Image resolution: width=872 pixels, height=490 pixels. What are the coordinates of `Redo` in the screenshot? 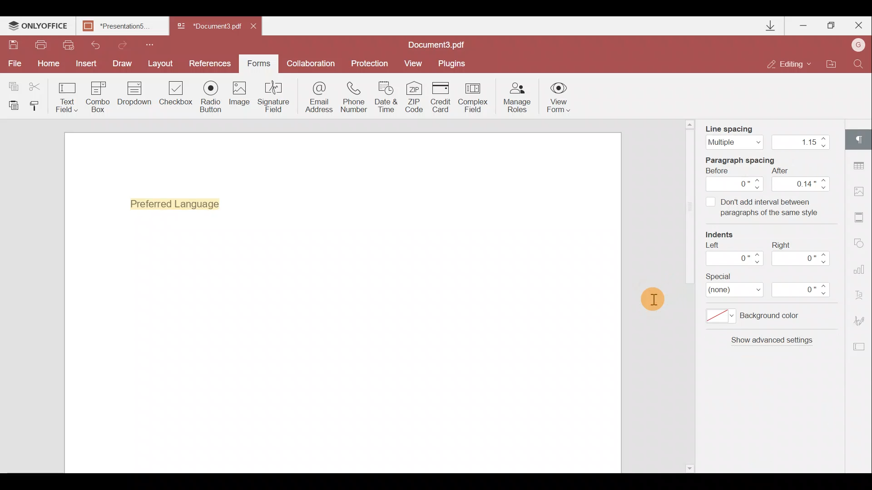 It's located at (118, 44).